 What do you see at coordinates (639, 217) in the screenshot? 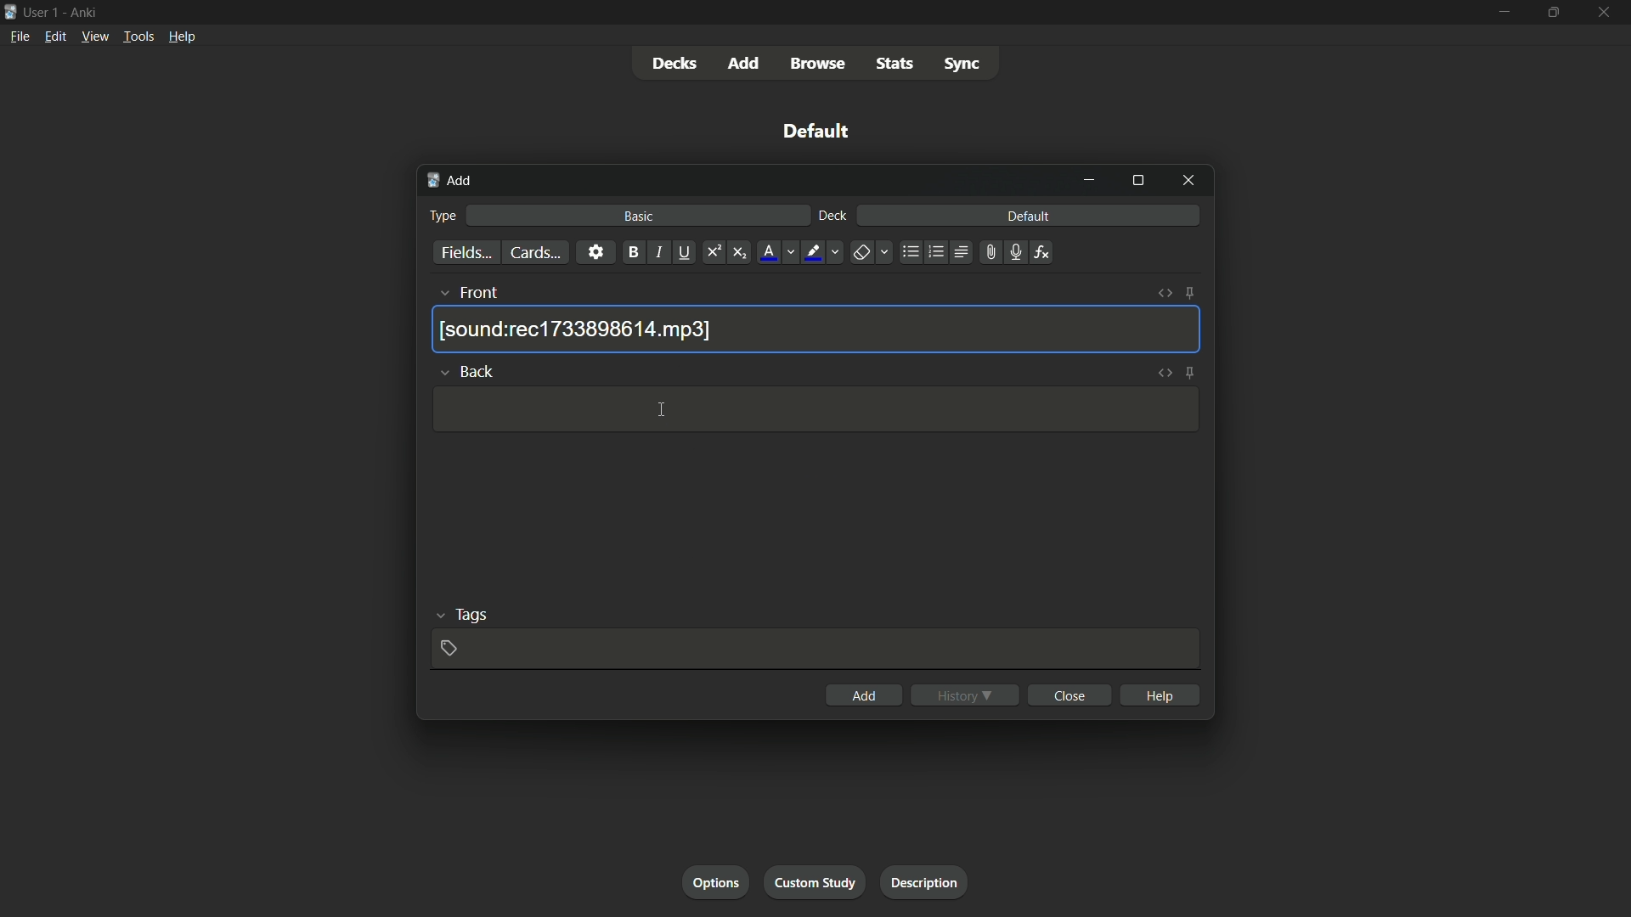
I see `basic` at bounding box center [639, 217].